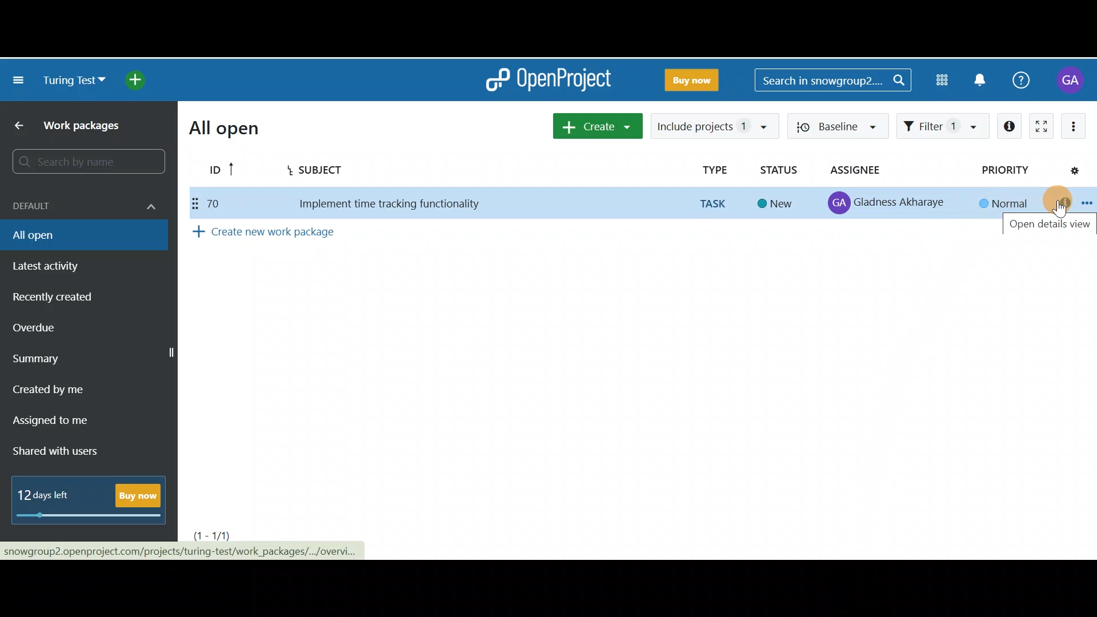  Describe the element at coordinates (87, 128) in the screenshot. I see `Work packages` at that location.